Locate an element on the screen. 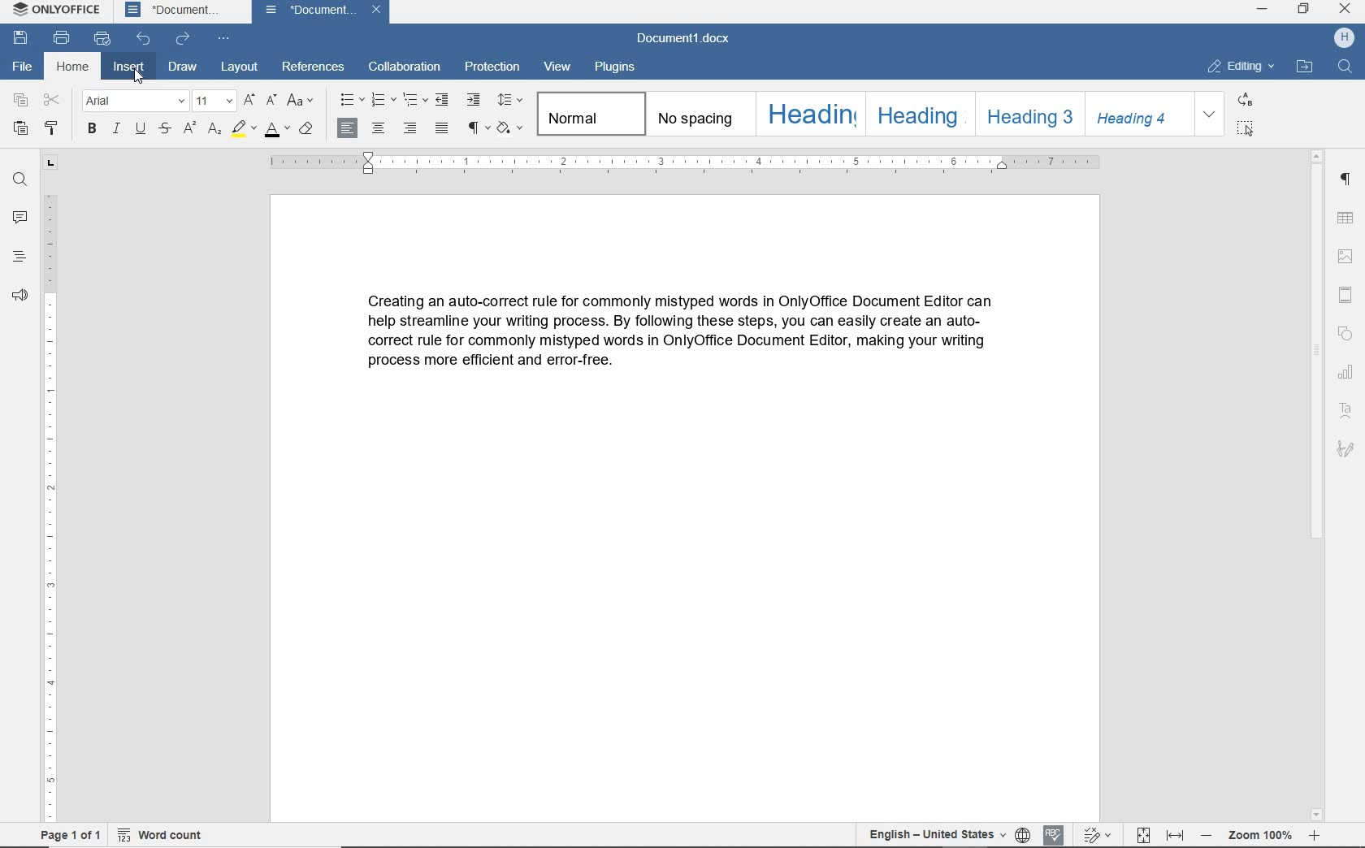  find is located at coordinates (1345, 67).